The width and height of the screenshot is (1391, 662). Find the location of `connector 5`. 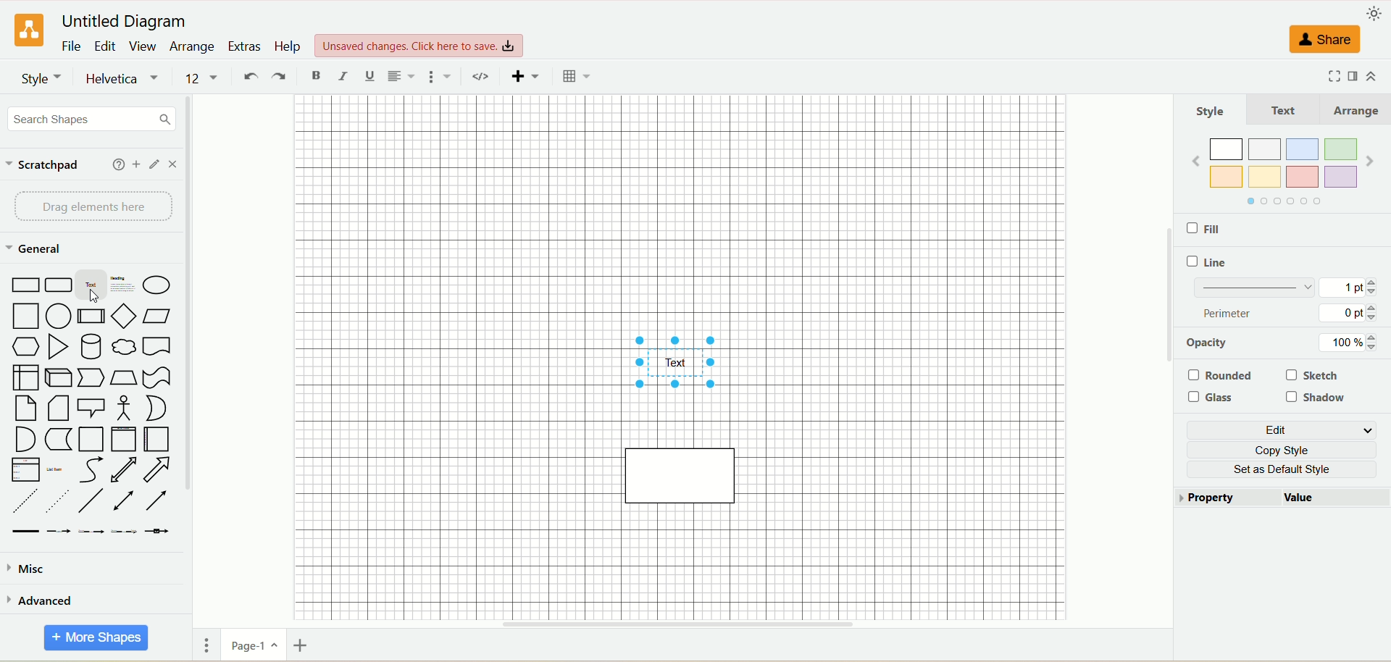

connector 5 is located at coordinates (159, 530).